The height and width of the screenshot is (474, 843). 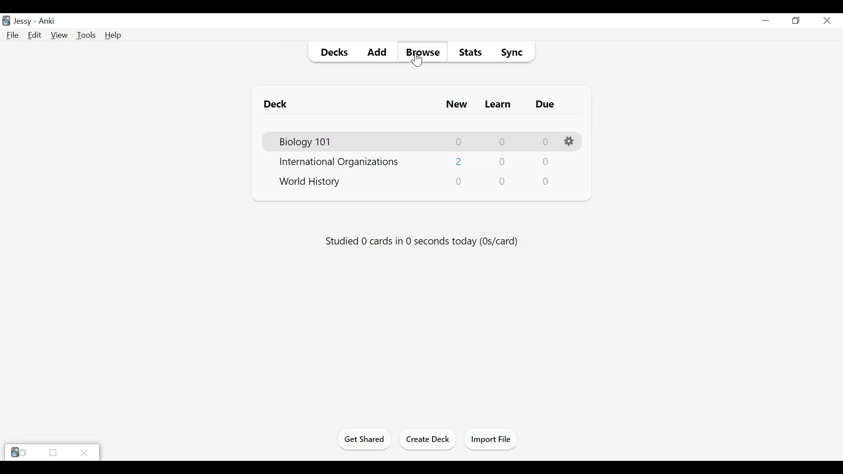 What do you see at coordinates (34, 36) in the screenshot?
I see `Edit` at bounding box center [34, 36].